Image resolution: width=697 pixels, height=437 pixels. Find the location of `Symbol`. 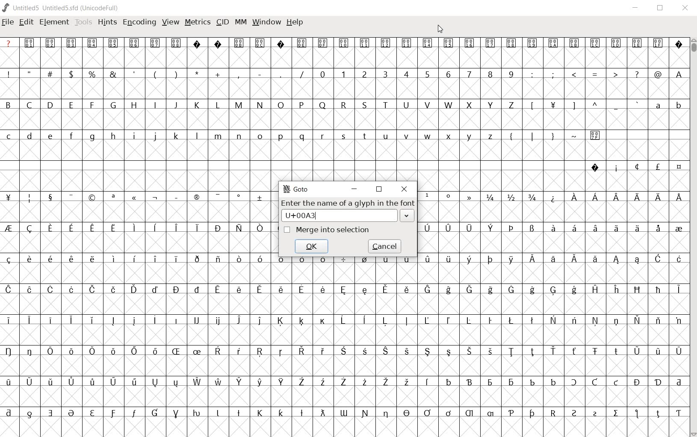

Symbol is located at coordinates (196, 352).